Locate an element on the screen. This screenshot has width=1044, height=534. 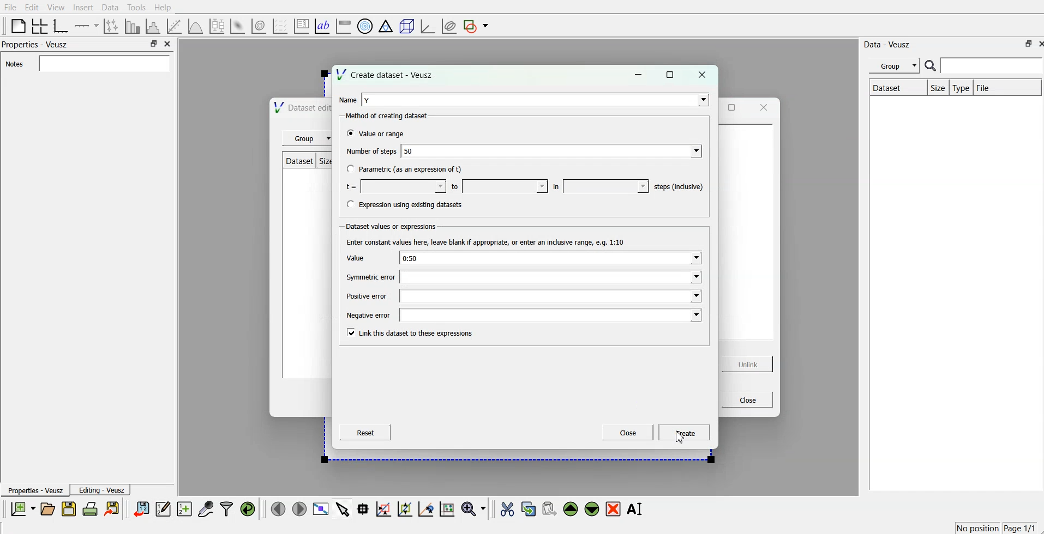
maximise is located at coordinates (674, 74).